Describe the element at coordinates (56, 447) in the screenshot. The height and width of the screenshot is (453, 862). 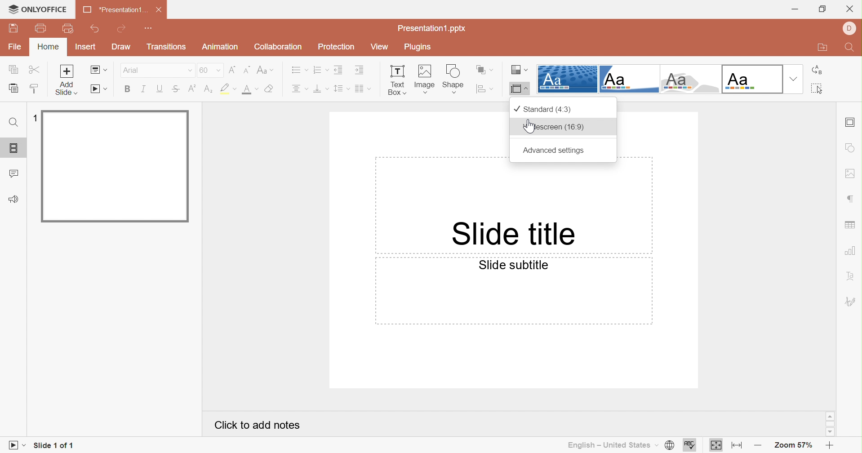
I see `Slide 1 of 1` at that location.